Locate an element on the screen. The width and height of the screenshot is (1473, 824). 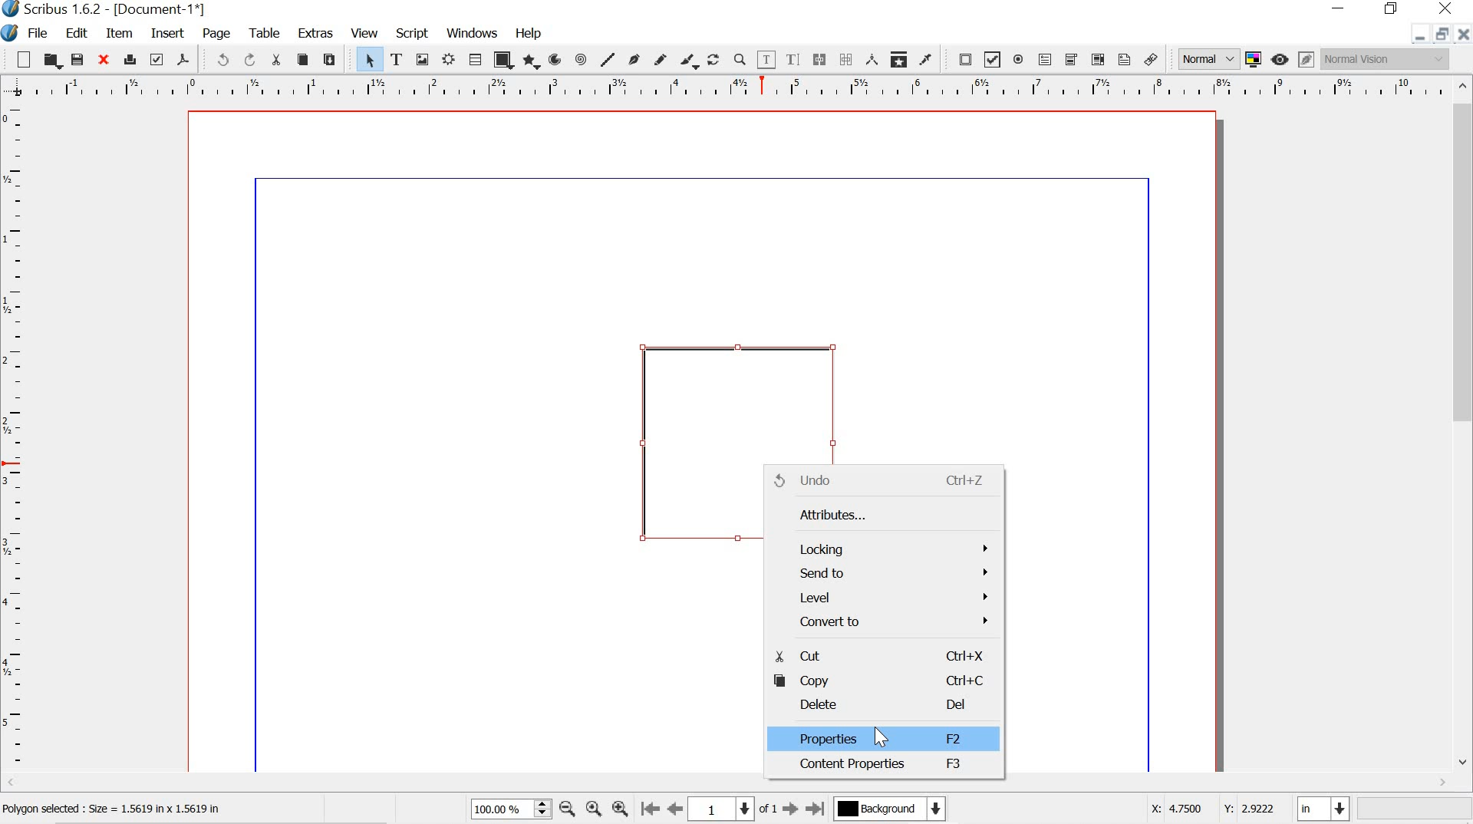
X: 4.7500  Y: 2.9222 is located at coordinates (1203, 811).